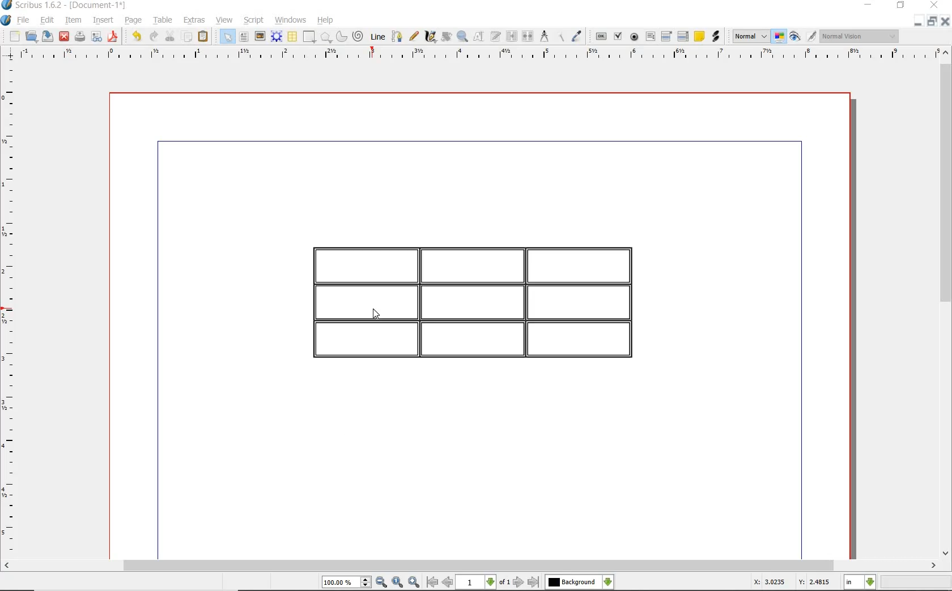 This screenshot has height=591, width=952. I want to click on select current page, so click(483, 582).